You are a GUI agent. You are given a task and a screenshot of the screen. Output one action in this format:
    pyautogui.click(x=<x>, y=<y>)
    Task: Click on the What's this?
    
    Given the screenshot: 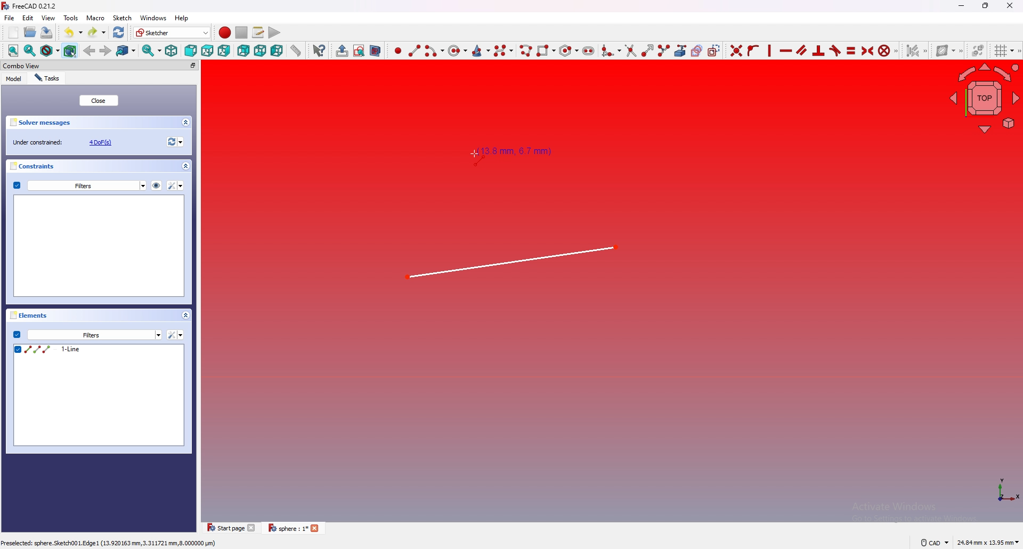 What is the action you would take?
    pyautogui.click(x=318, y=50)
    